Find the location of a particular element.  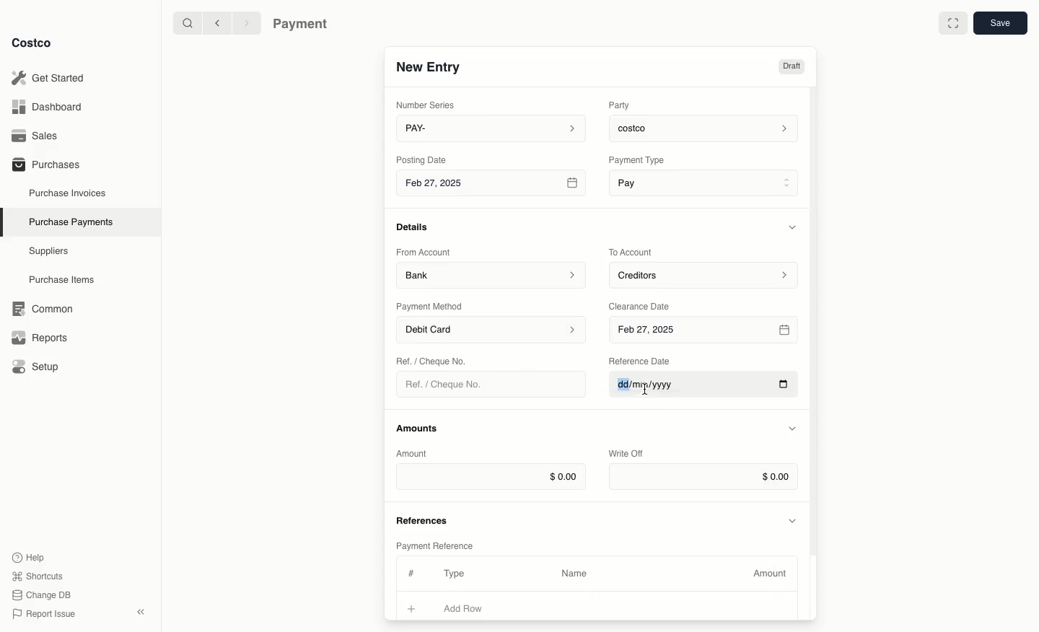

Hide is located at coordinates (792, 429).